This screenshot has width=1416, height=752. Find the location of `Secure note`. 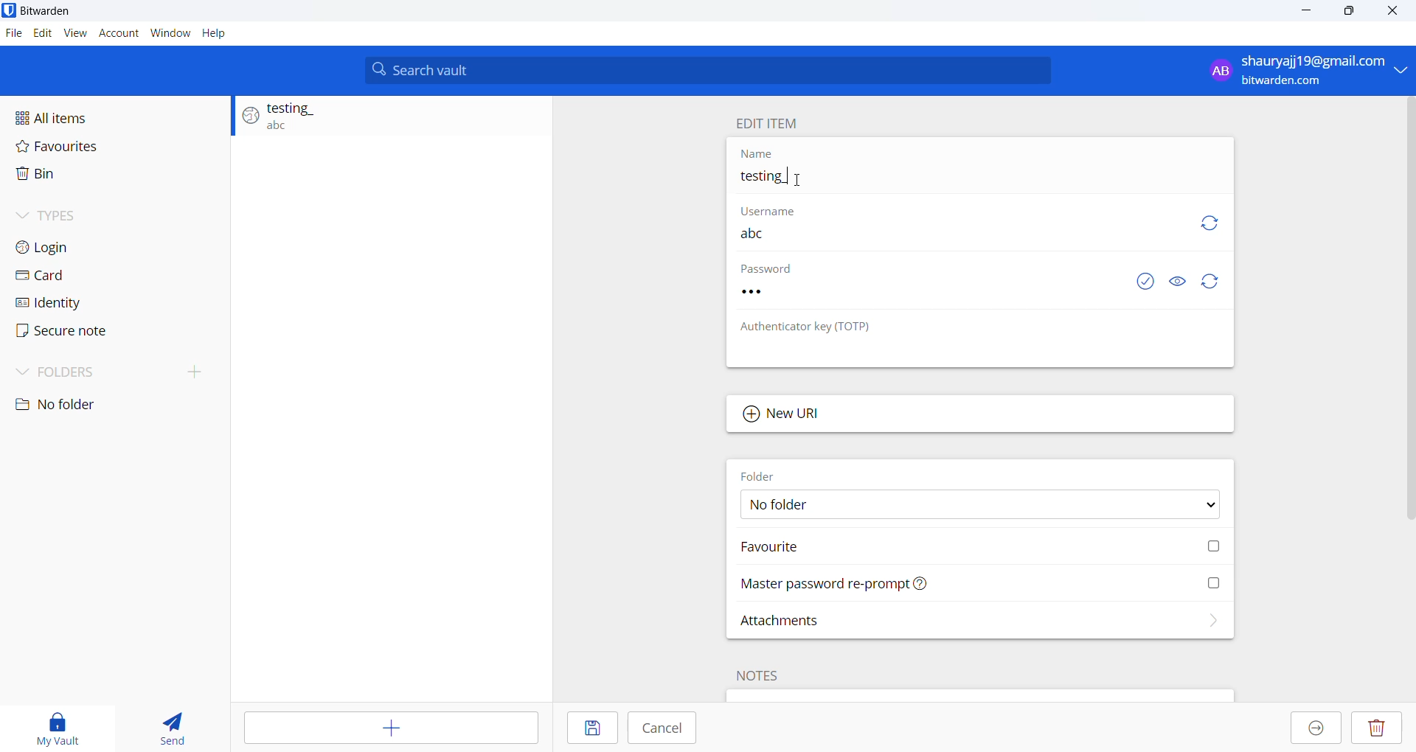

Secure note is located at coordinates (74, 332).